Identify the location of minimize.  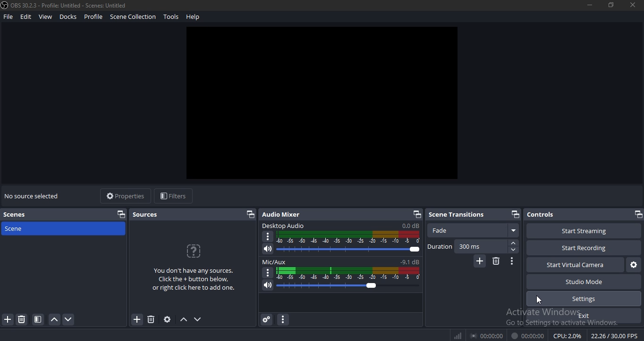
(589, 5).